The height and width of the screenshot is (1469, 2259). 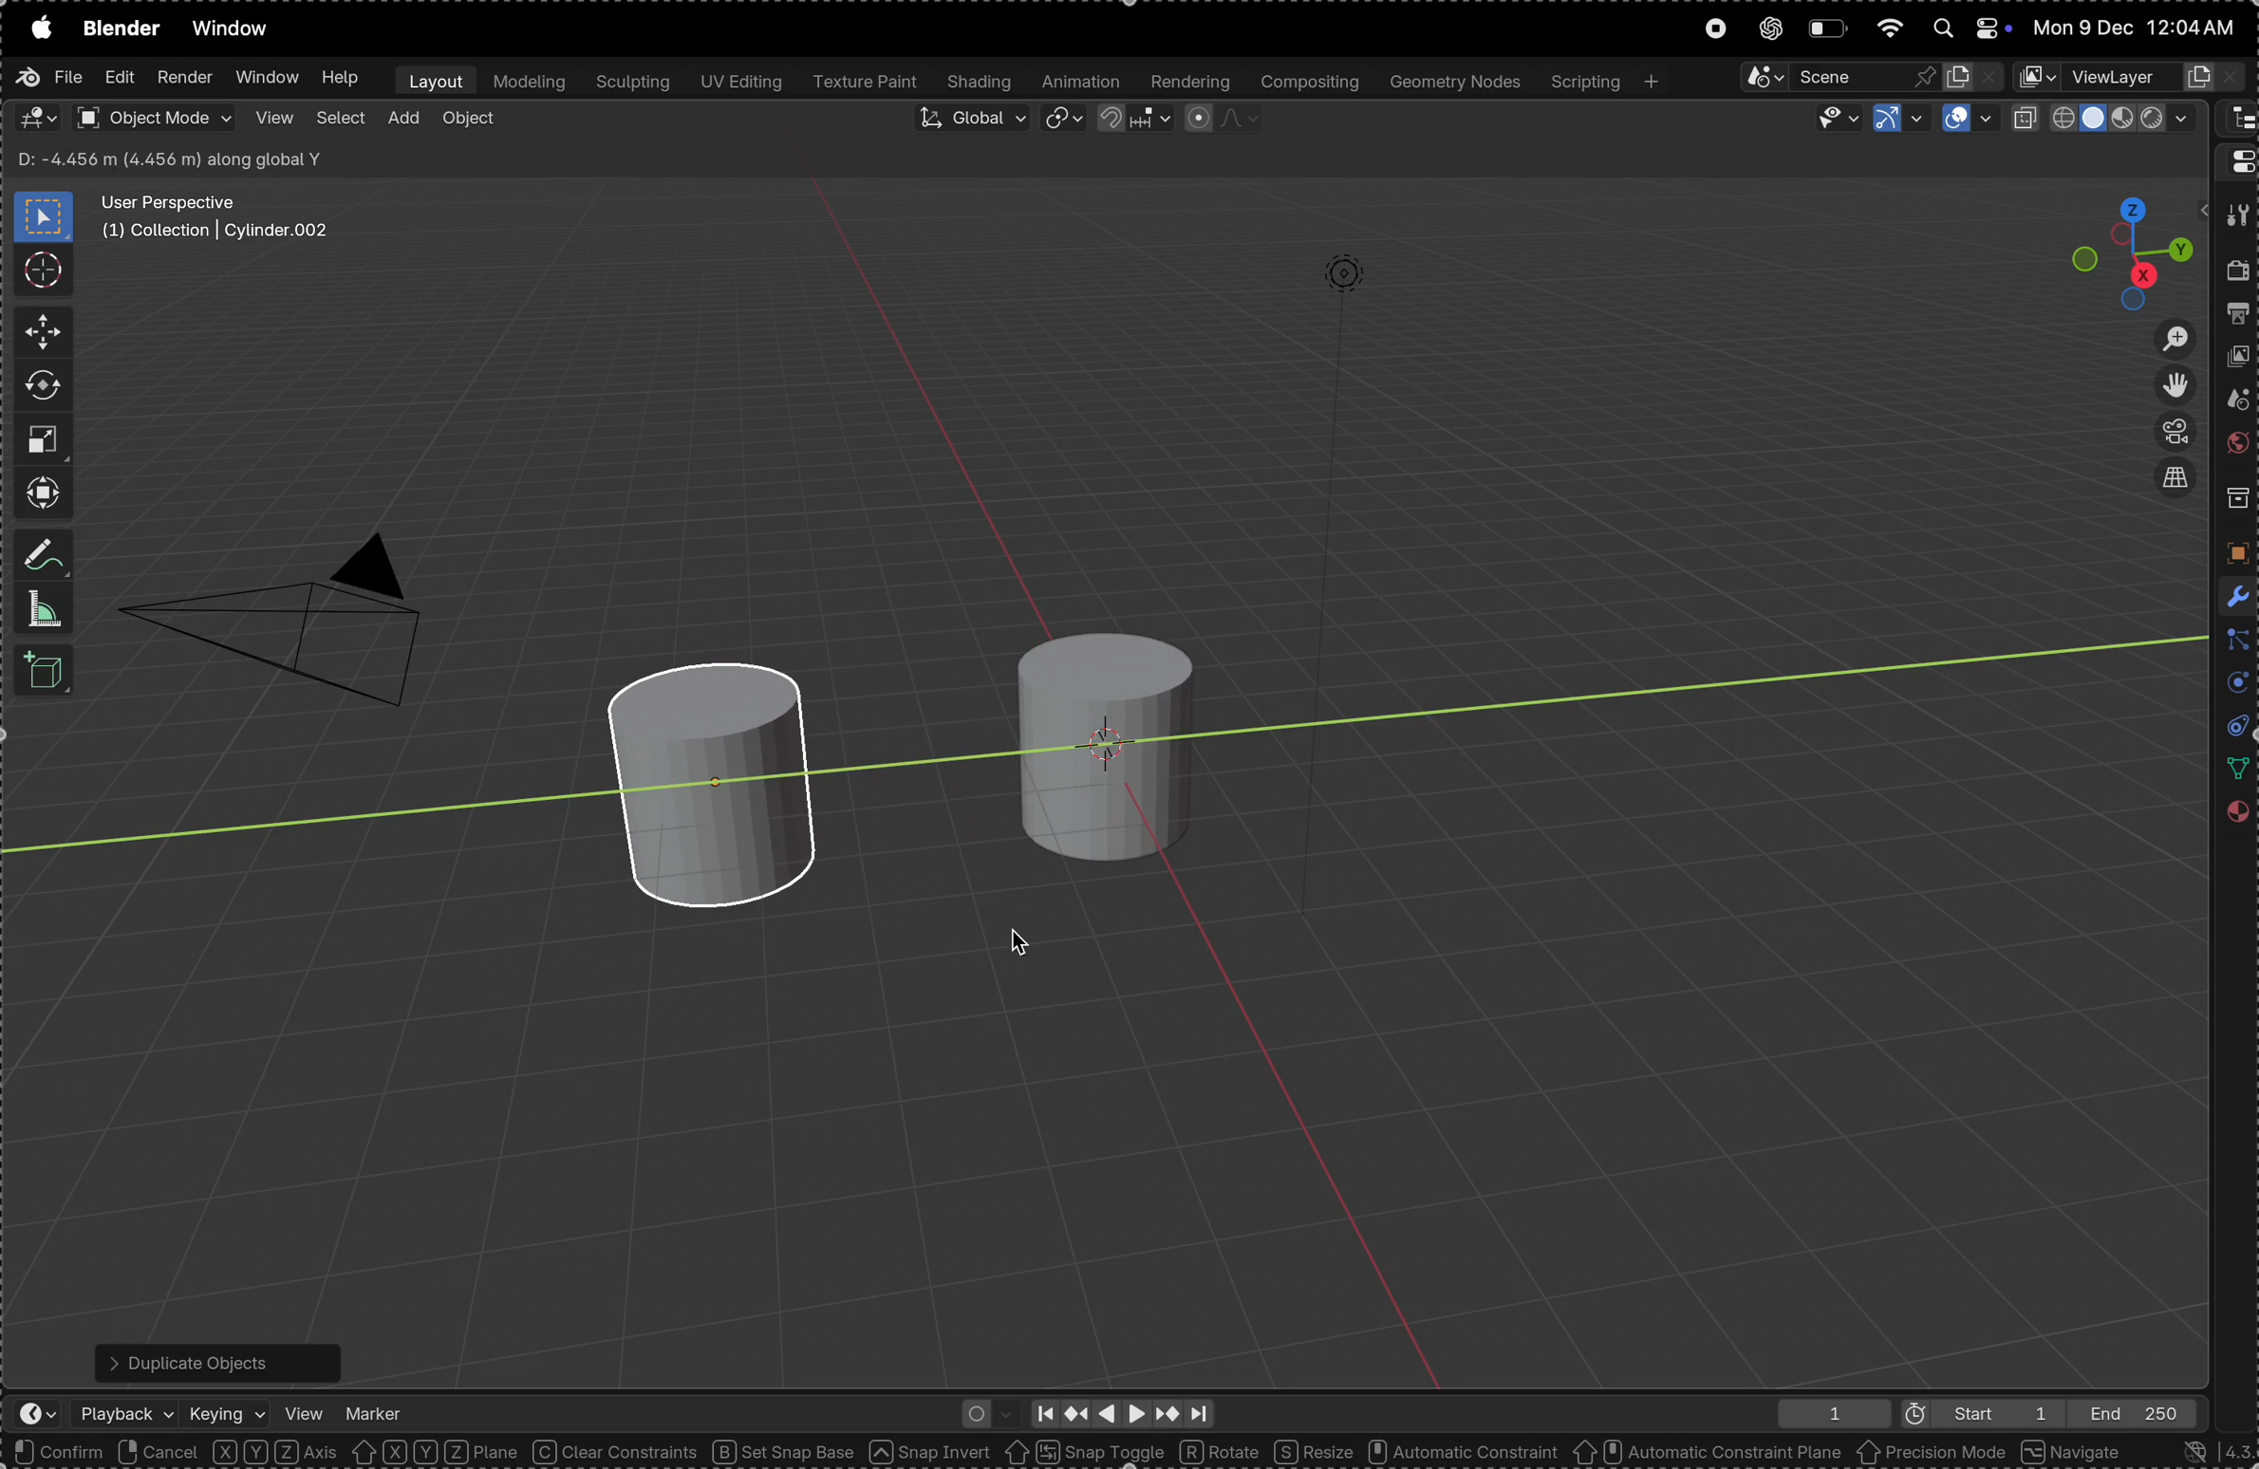 I want to click on Edit, so click(x=116, y=80).